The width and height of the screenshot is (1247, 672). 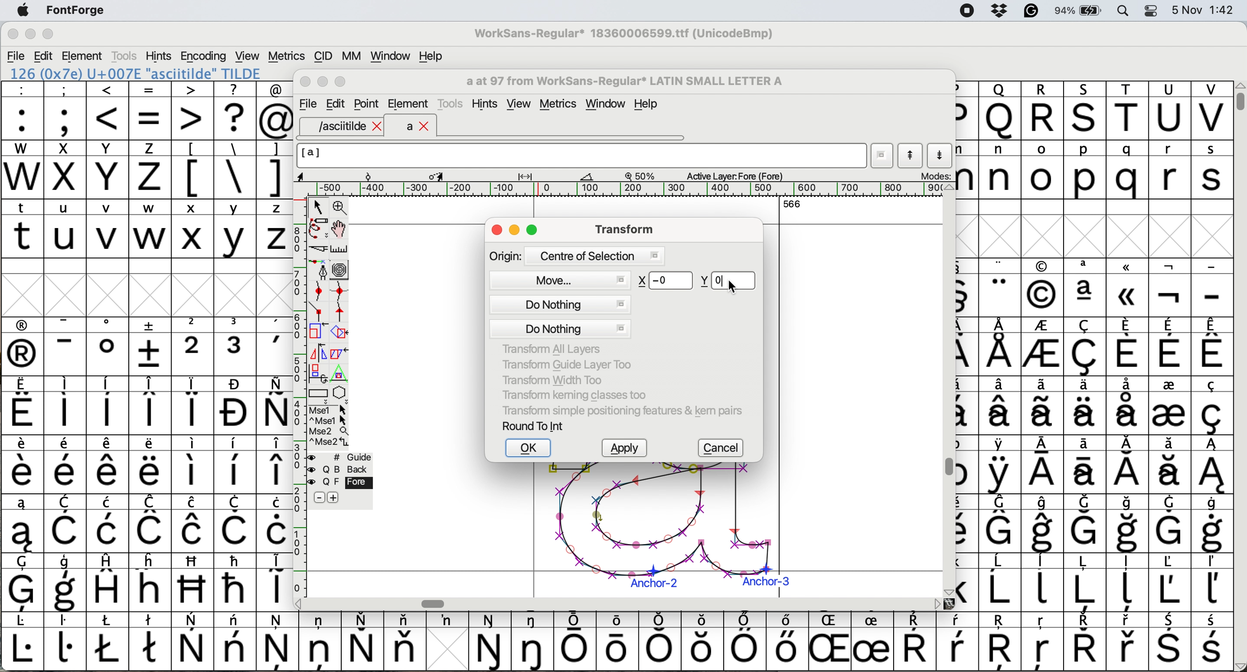 What do you see at coordinates (45, 56) in the screenshot?
I see `edit` at bounding box center [45, 56].